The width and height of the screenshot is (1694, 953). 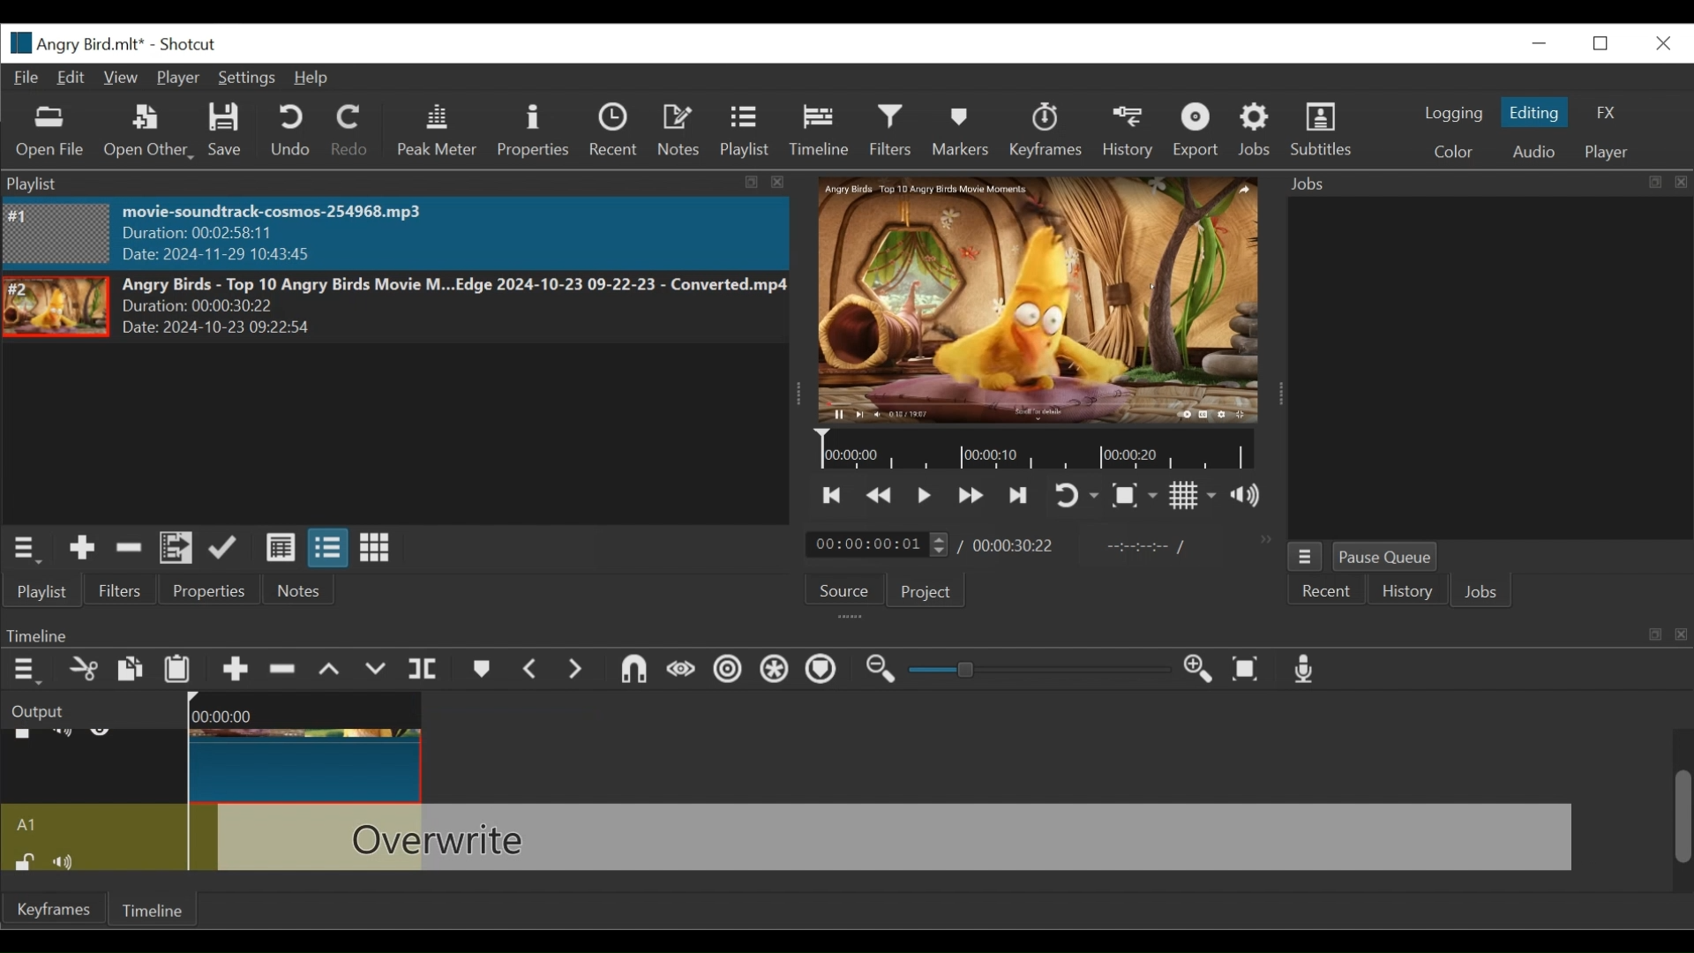 I want to click on Source, so click(x=845, y=591).